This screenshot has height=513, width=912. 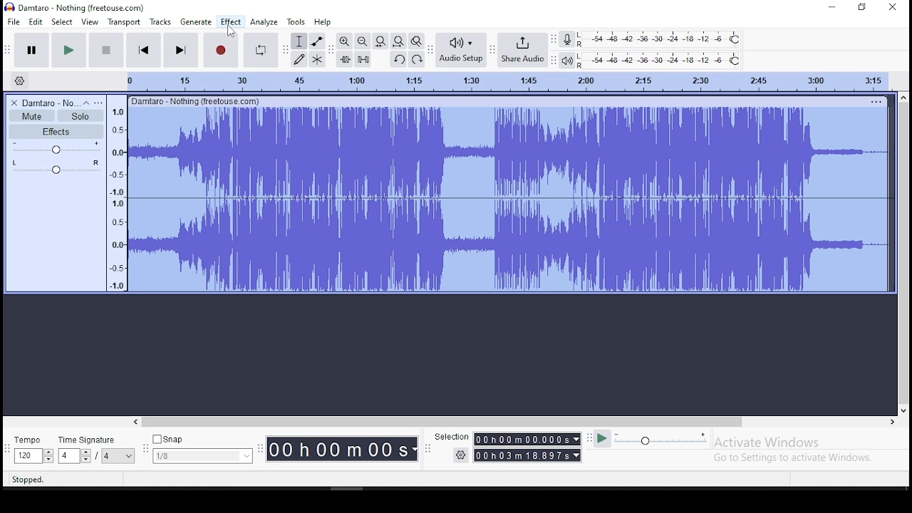 I want to click on fit file to width, so click(x=380, y=41).